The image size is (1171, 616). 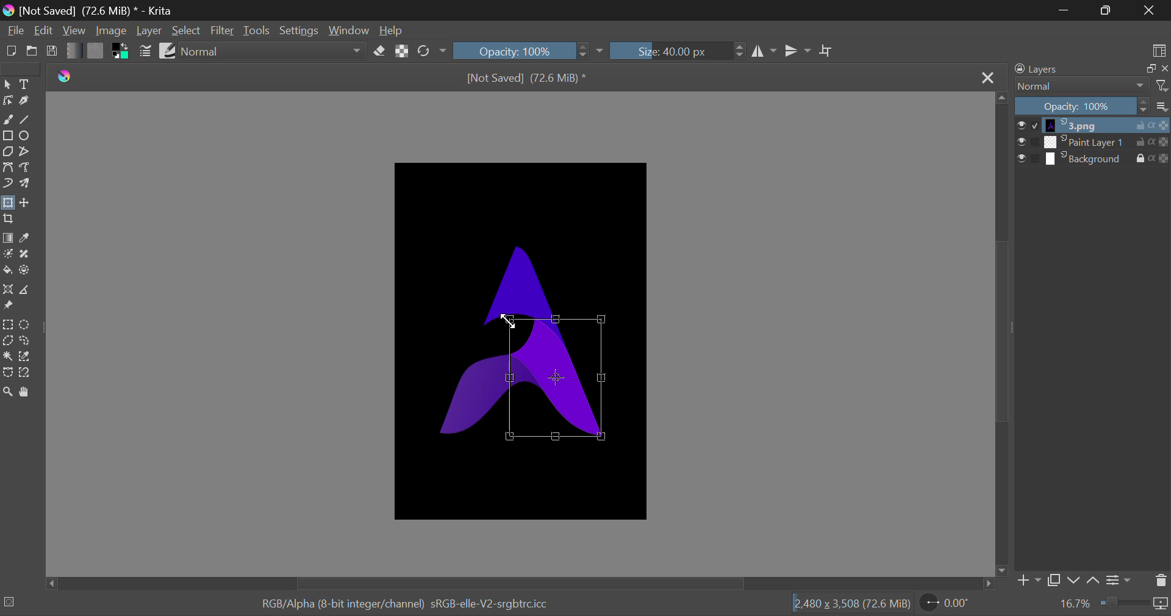 I want to click on Layers Docker Tab, so click(x=1042, y=70).